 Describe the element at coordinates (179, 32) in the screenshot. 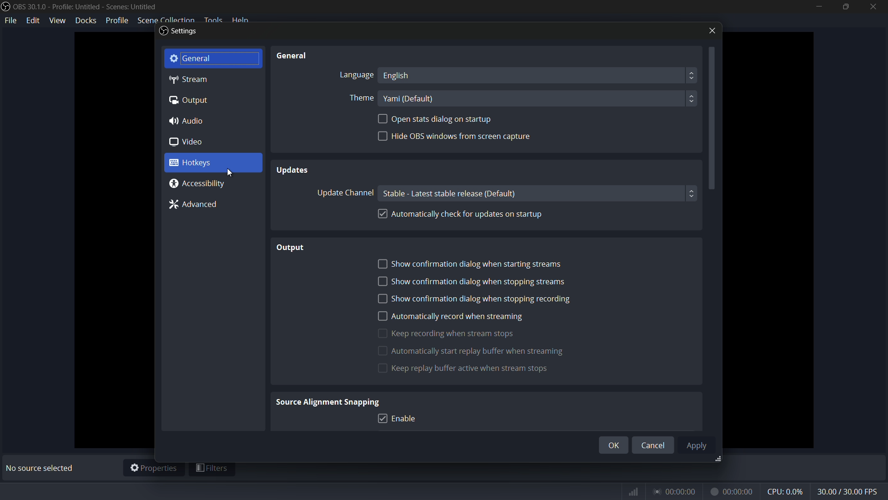

I see `settings` at that location.